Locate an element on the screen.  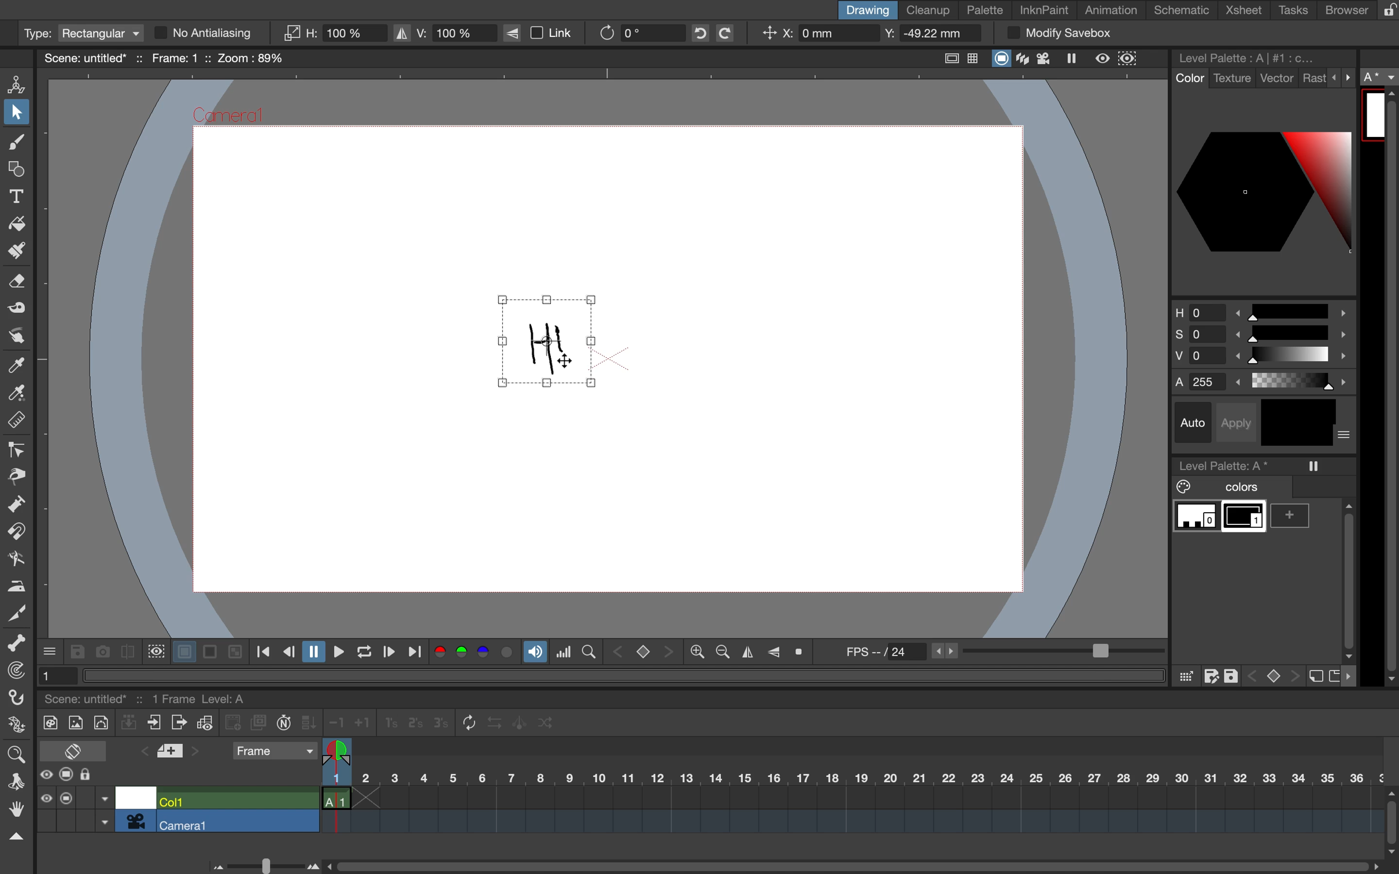
tasks is located at coordinates (1291, 10).